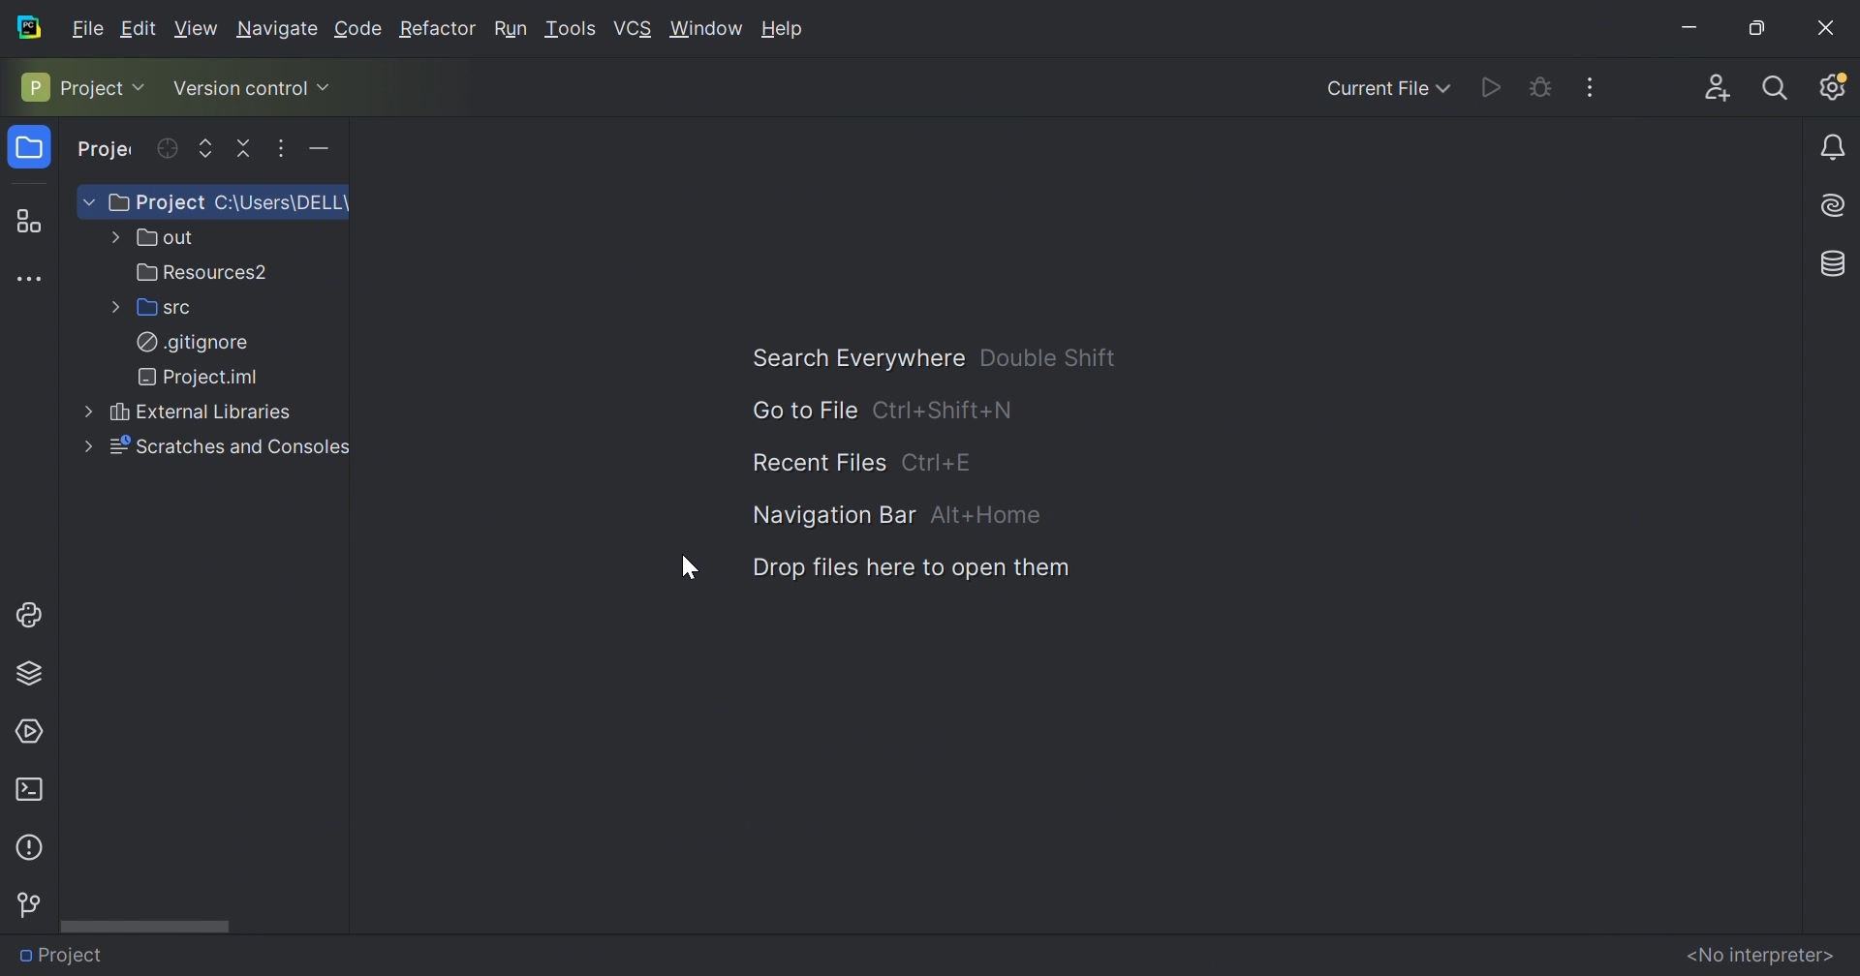 The image size is (1860, 976). What do you see at coordinates (1837, 203) in the screenshot?
I see `AI assistance` at bounding box center [1837, 203].